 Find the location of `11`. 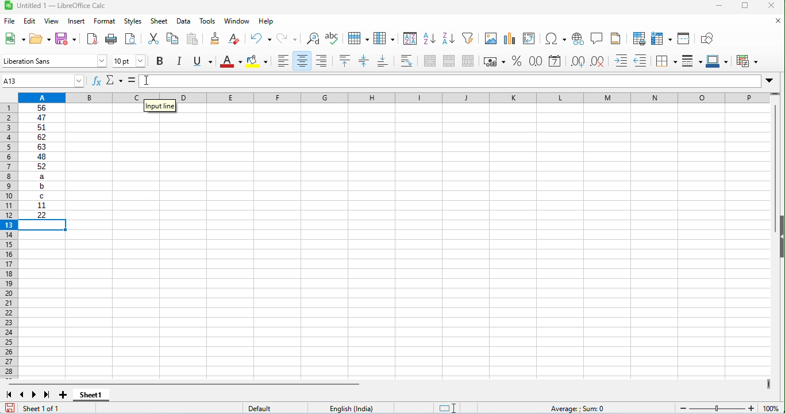

11 is located at coordinates (41, 205).